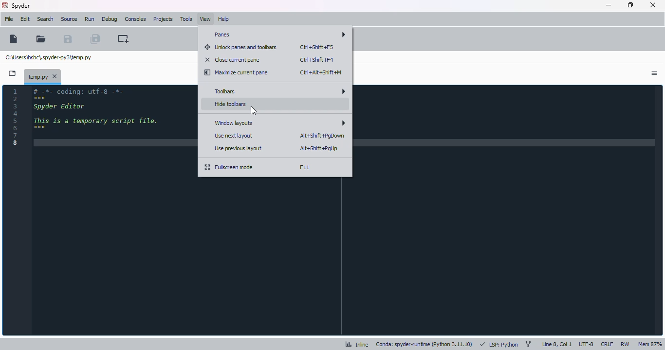 This screenshot has height=350, width=665. Describe the element at coordinates (316, 47) in the screenshot. I see `shortcut for unlock panes and toolbars` at that location.